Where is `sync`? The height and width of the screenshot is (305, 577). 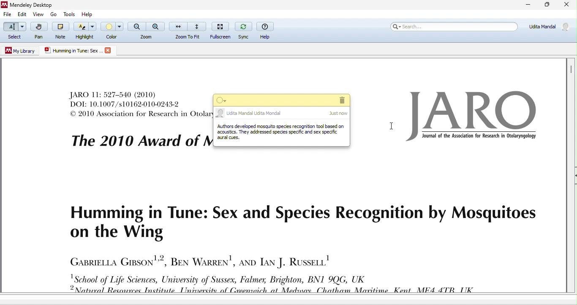 sync is located at coordinates (244, 30).